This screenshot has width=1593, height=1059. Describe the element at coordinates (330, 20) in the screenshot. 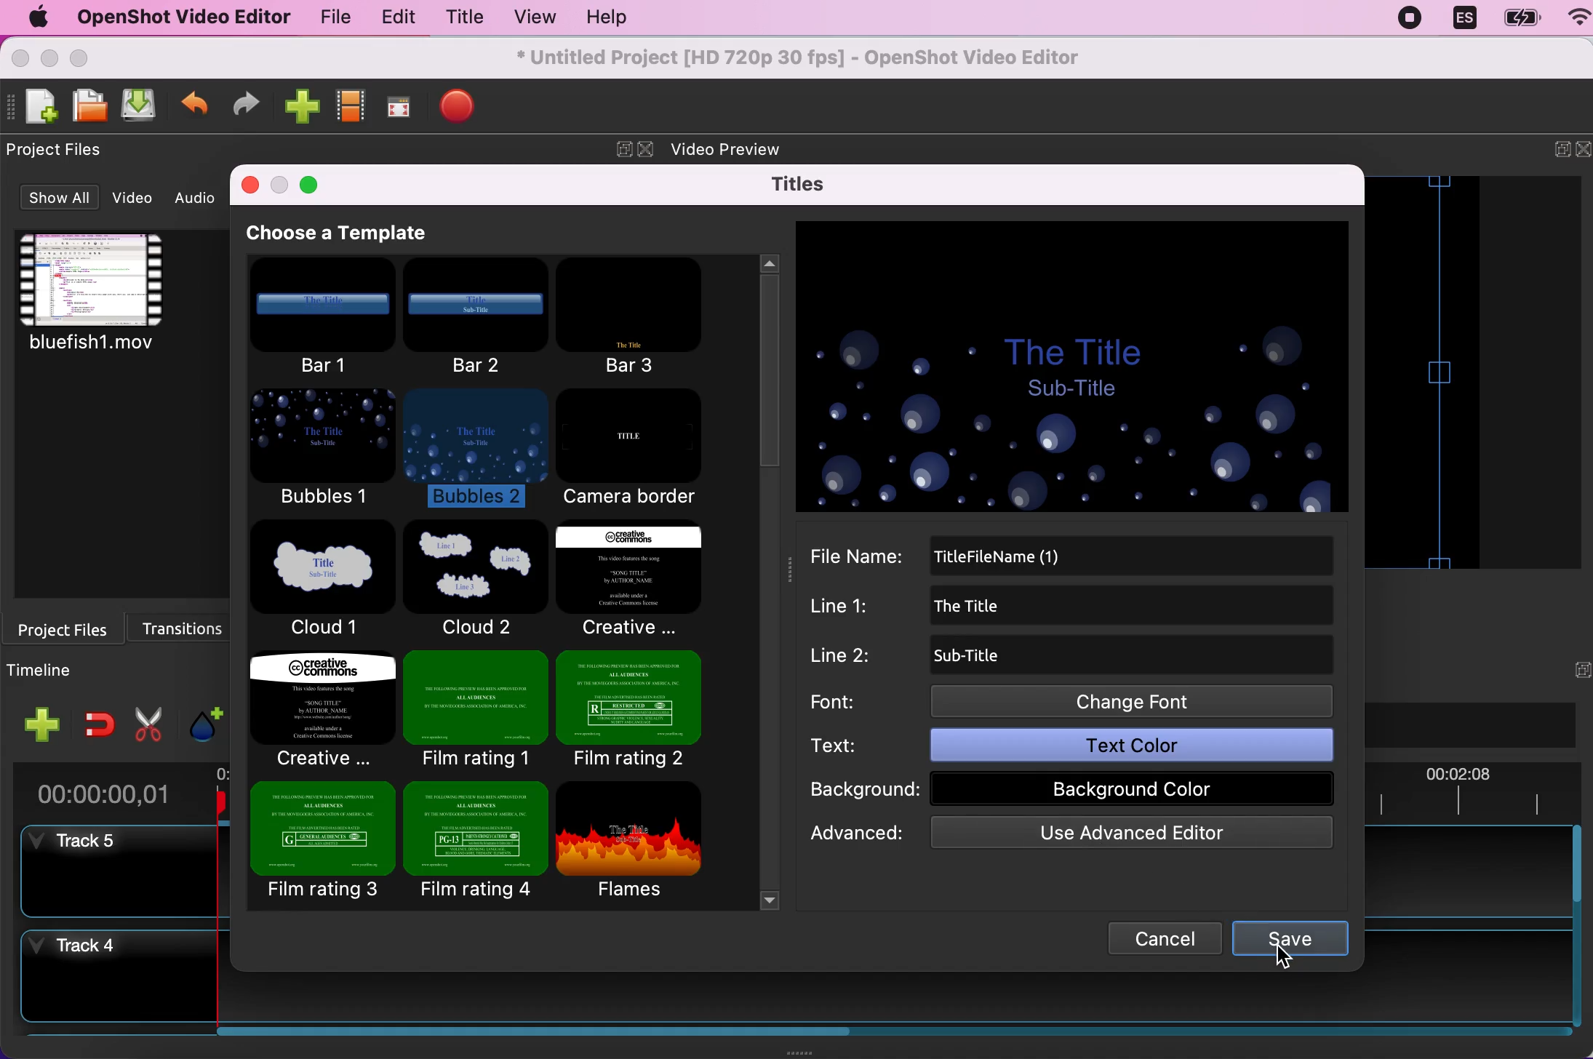

I see `file` at that location.